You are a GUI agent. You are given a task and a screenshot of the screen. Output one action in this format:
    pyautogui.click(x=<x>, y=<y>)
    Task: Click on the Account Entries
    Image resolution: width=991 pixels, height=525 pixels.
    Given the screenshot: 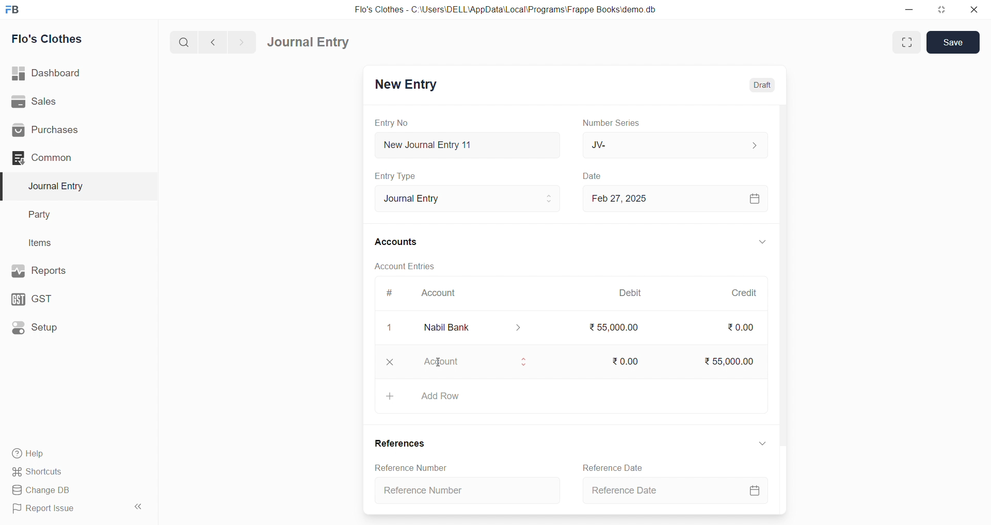 What is the action you would take?
    pyautogui.click(x=406, y=265)
    